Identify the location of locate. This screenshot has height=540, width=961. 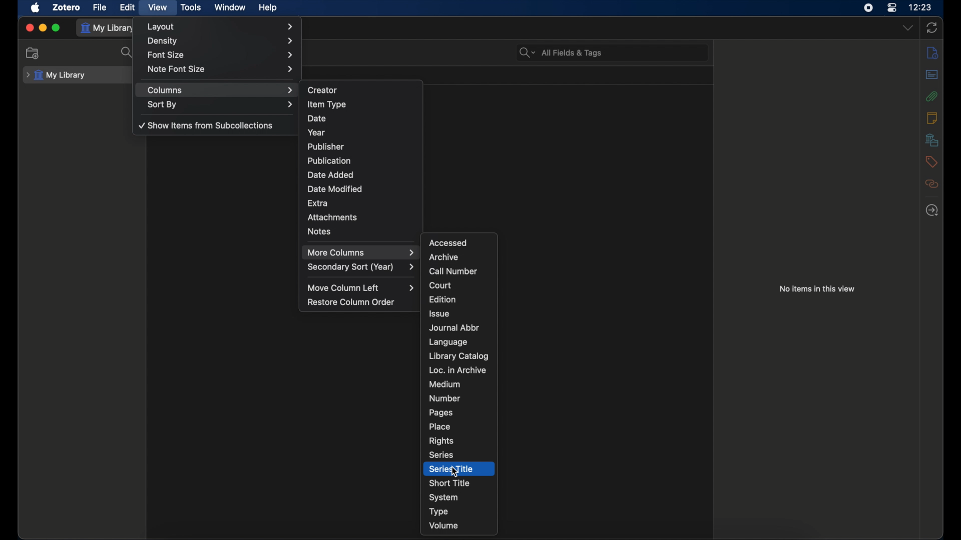
(932, 210).